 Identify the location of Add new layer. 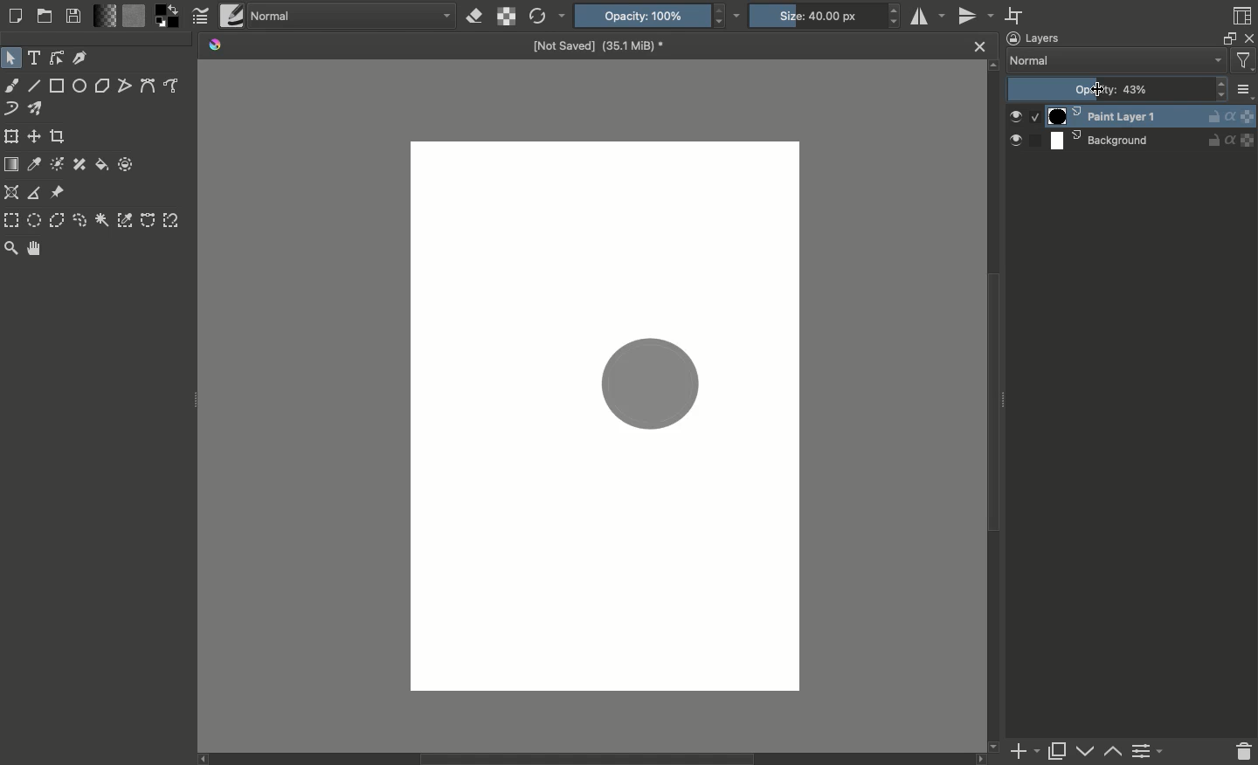
(1026, 752).